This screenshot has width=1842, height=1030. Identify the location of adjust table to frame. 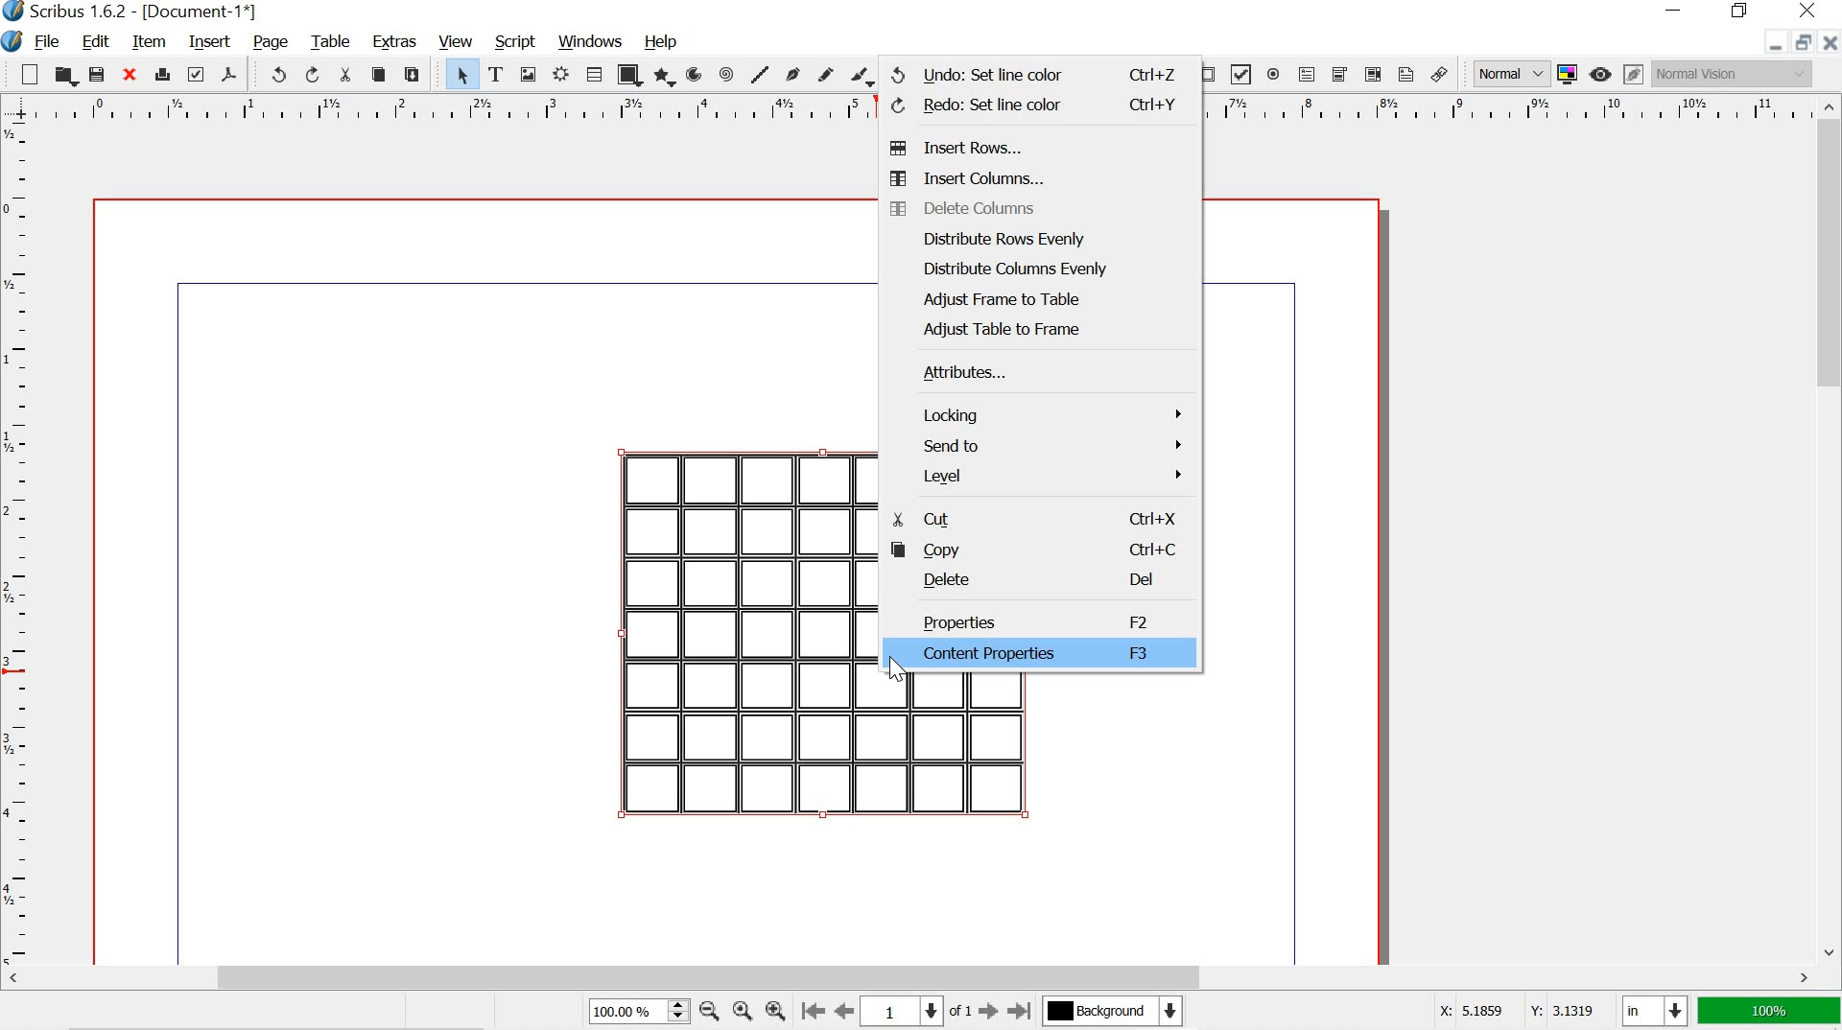
(1051, 333).